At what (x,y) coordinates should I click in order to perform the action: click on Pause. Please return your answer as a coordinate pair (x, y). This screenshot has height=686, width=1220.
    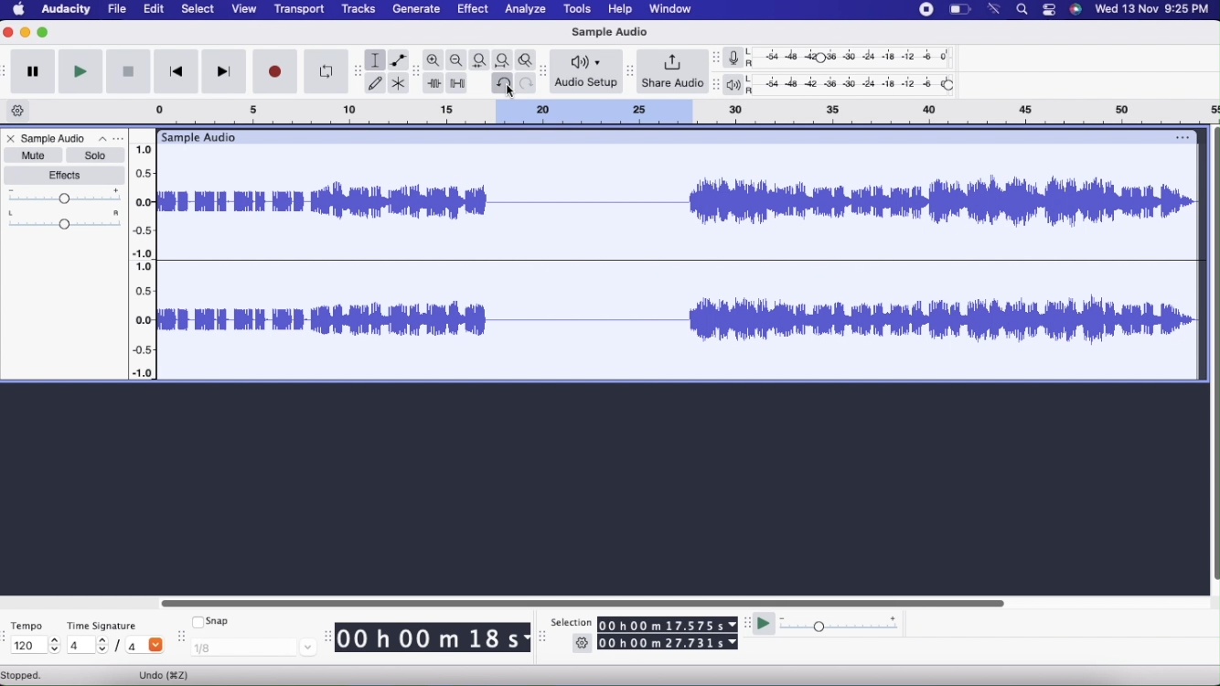
    Looking at the image, I should click on (34, 71).